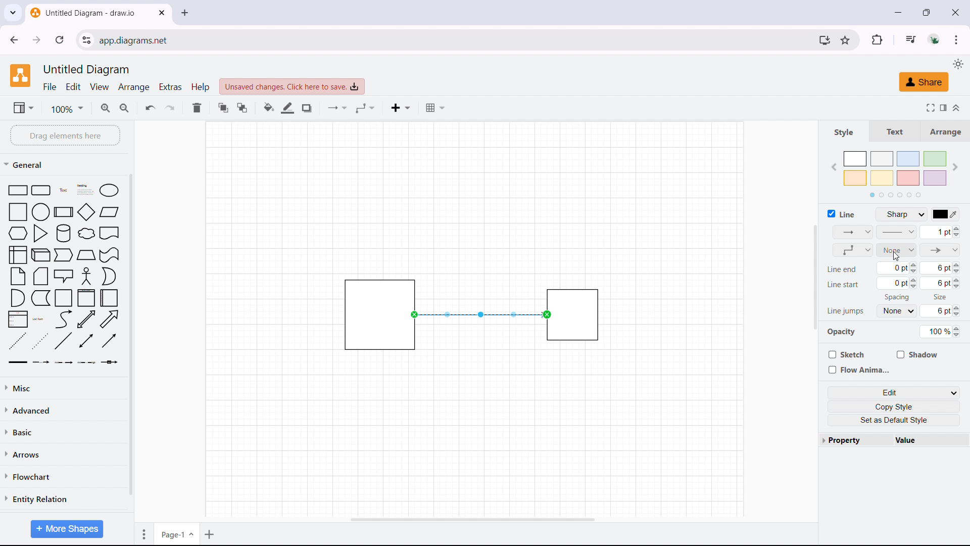  I want to click on tab title, so click(84, 13).